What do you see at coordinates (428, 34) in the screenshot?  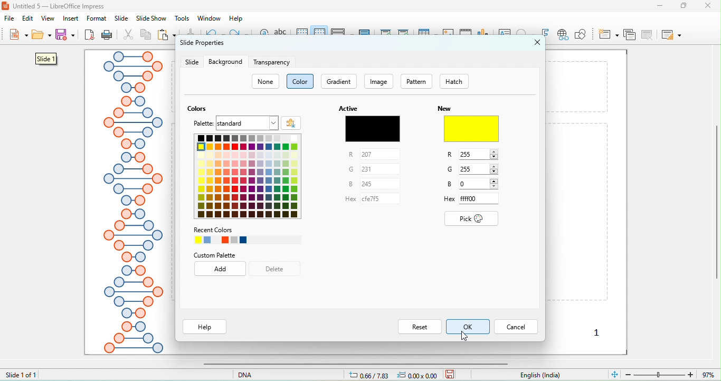 I see `table` at bounding box center [428, 34].